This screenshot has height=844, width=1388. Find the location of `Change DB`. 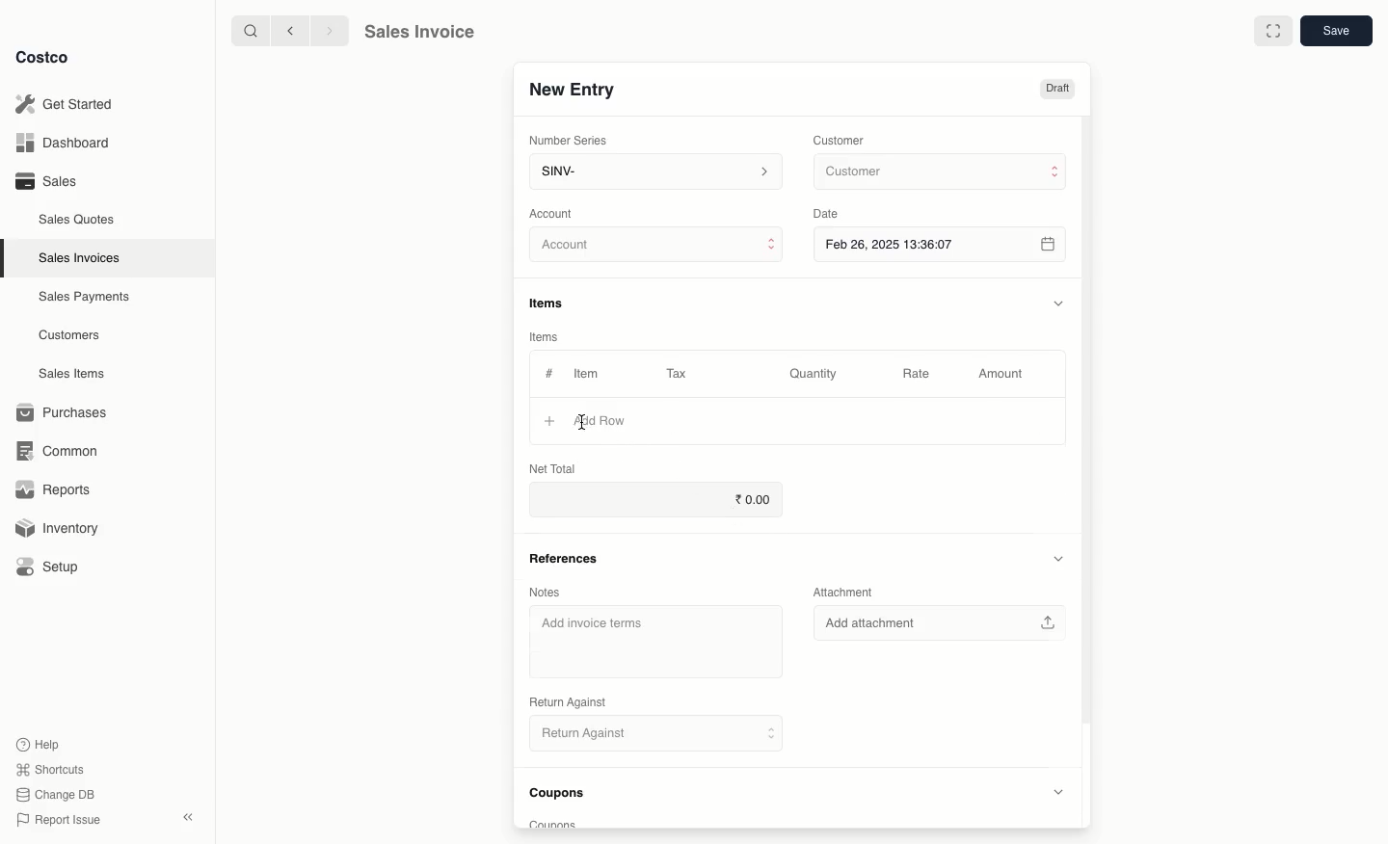

Change DB is located at coordinates (52, 793).